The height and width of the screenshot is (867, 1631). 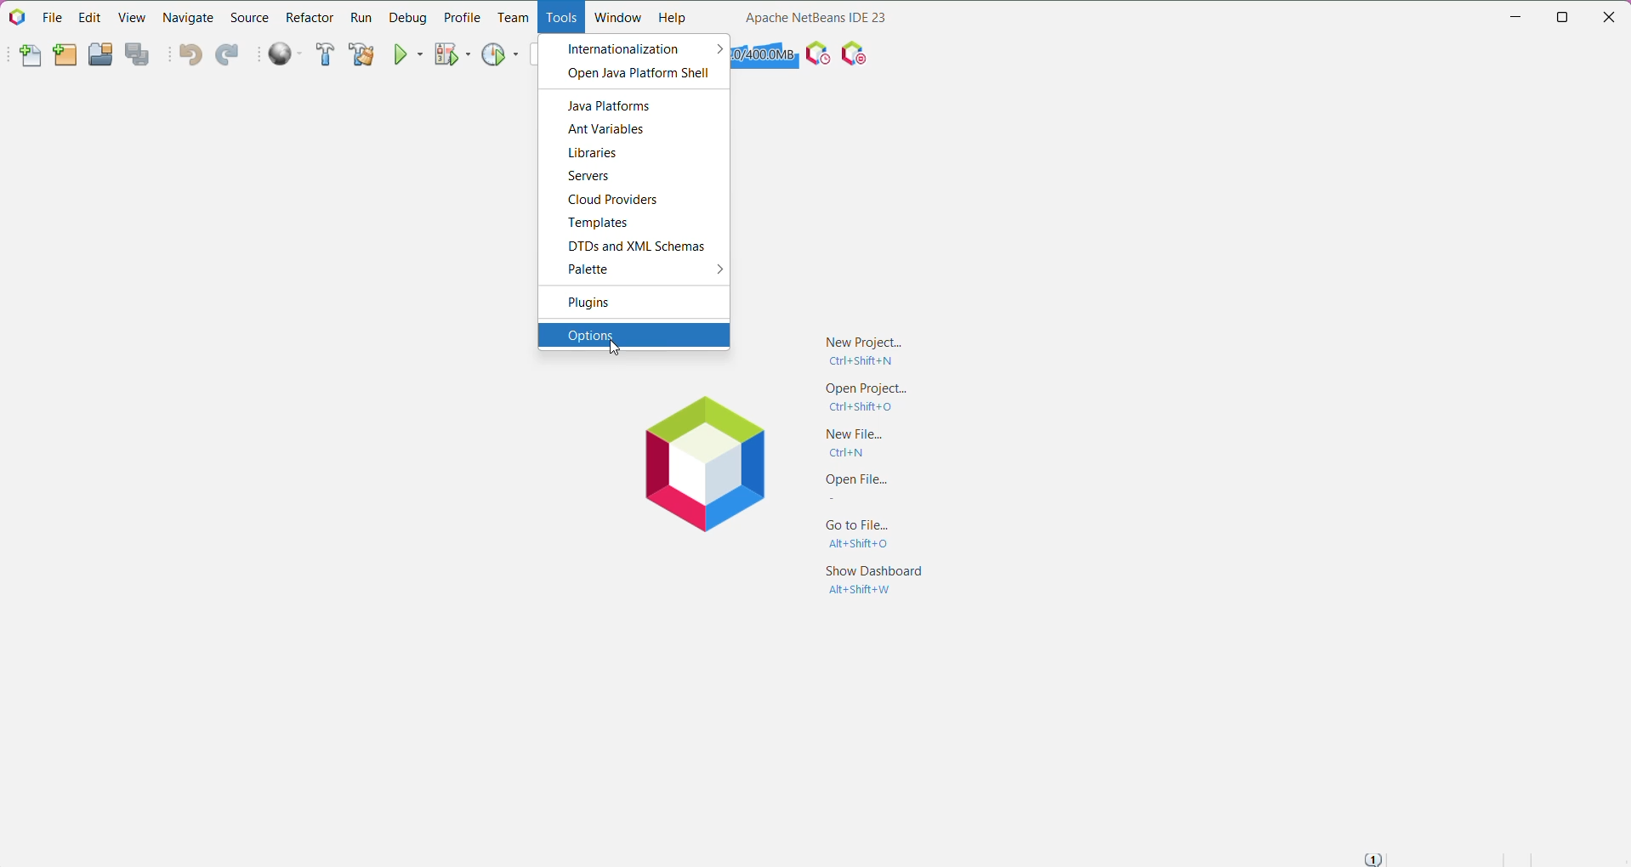 What do you see at coordinates (501, 54) in the screenshot?
I see `Profile Project` at bounding box center [501, 54].